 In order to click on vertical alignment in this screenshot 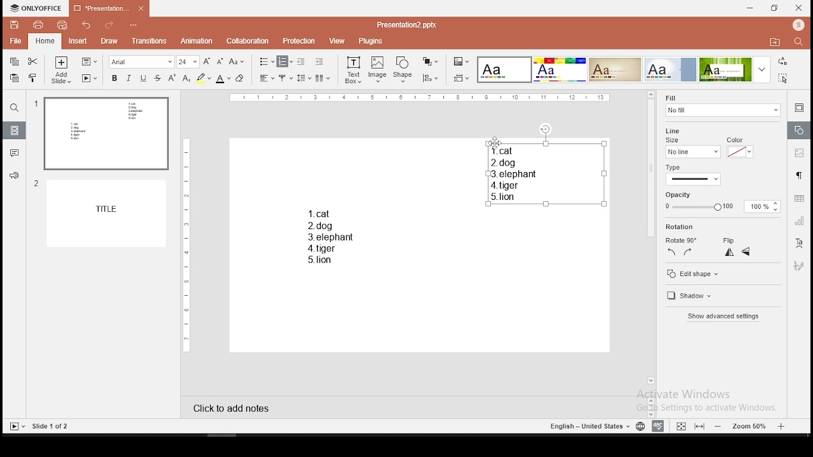, I will do `click(286, 77)`.